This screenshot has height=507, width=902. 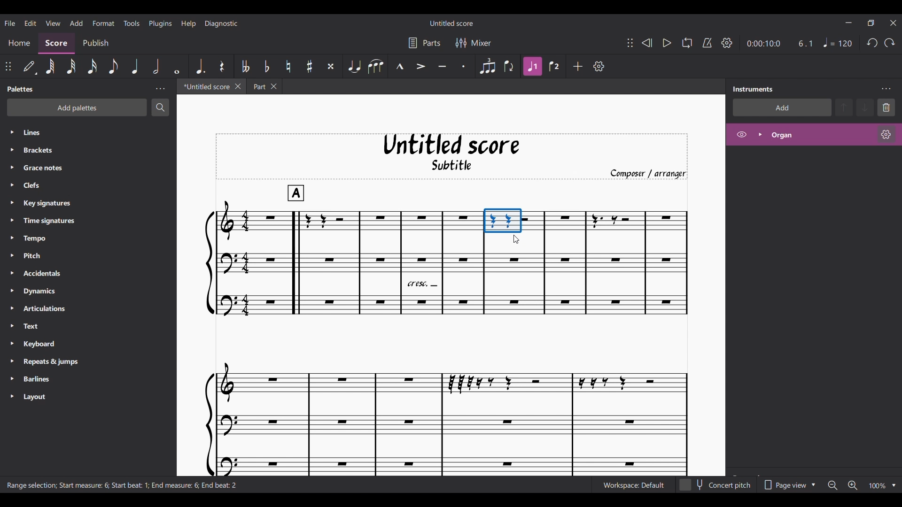 I want to click on Redo, so click(x=889, y=43).